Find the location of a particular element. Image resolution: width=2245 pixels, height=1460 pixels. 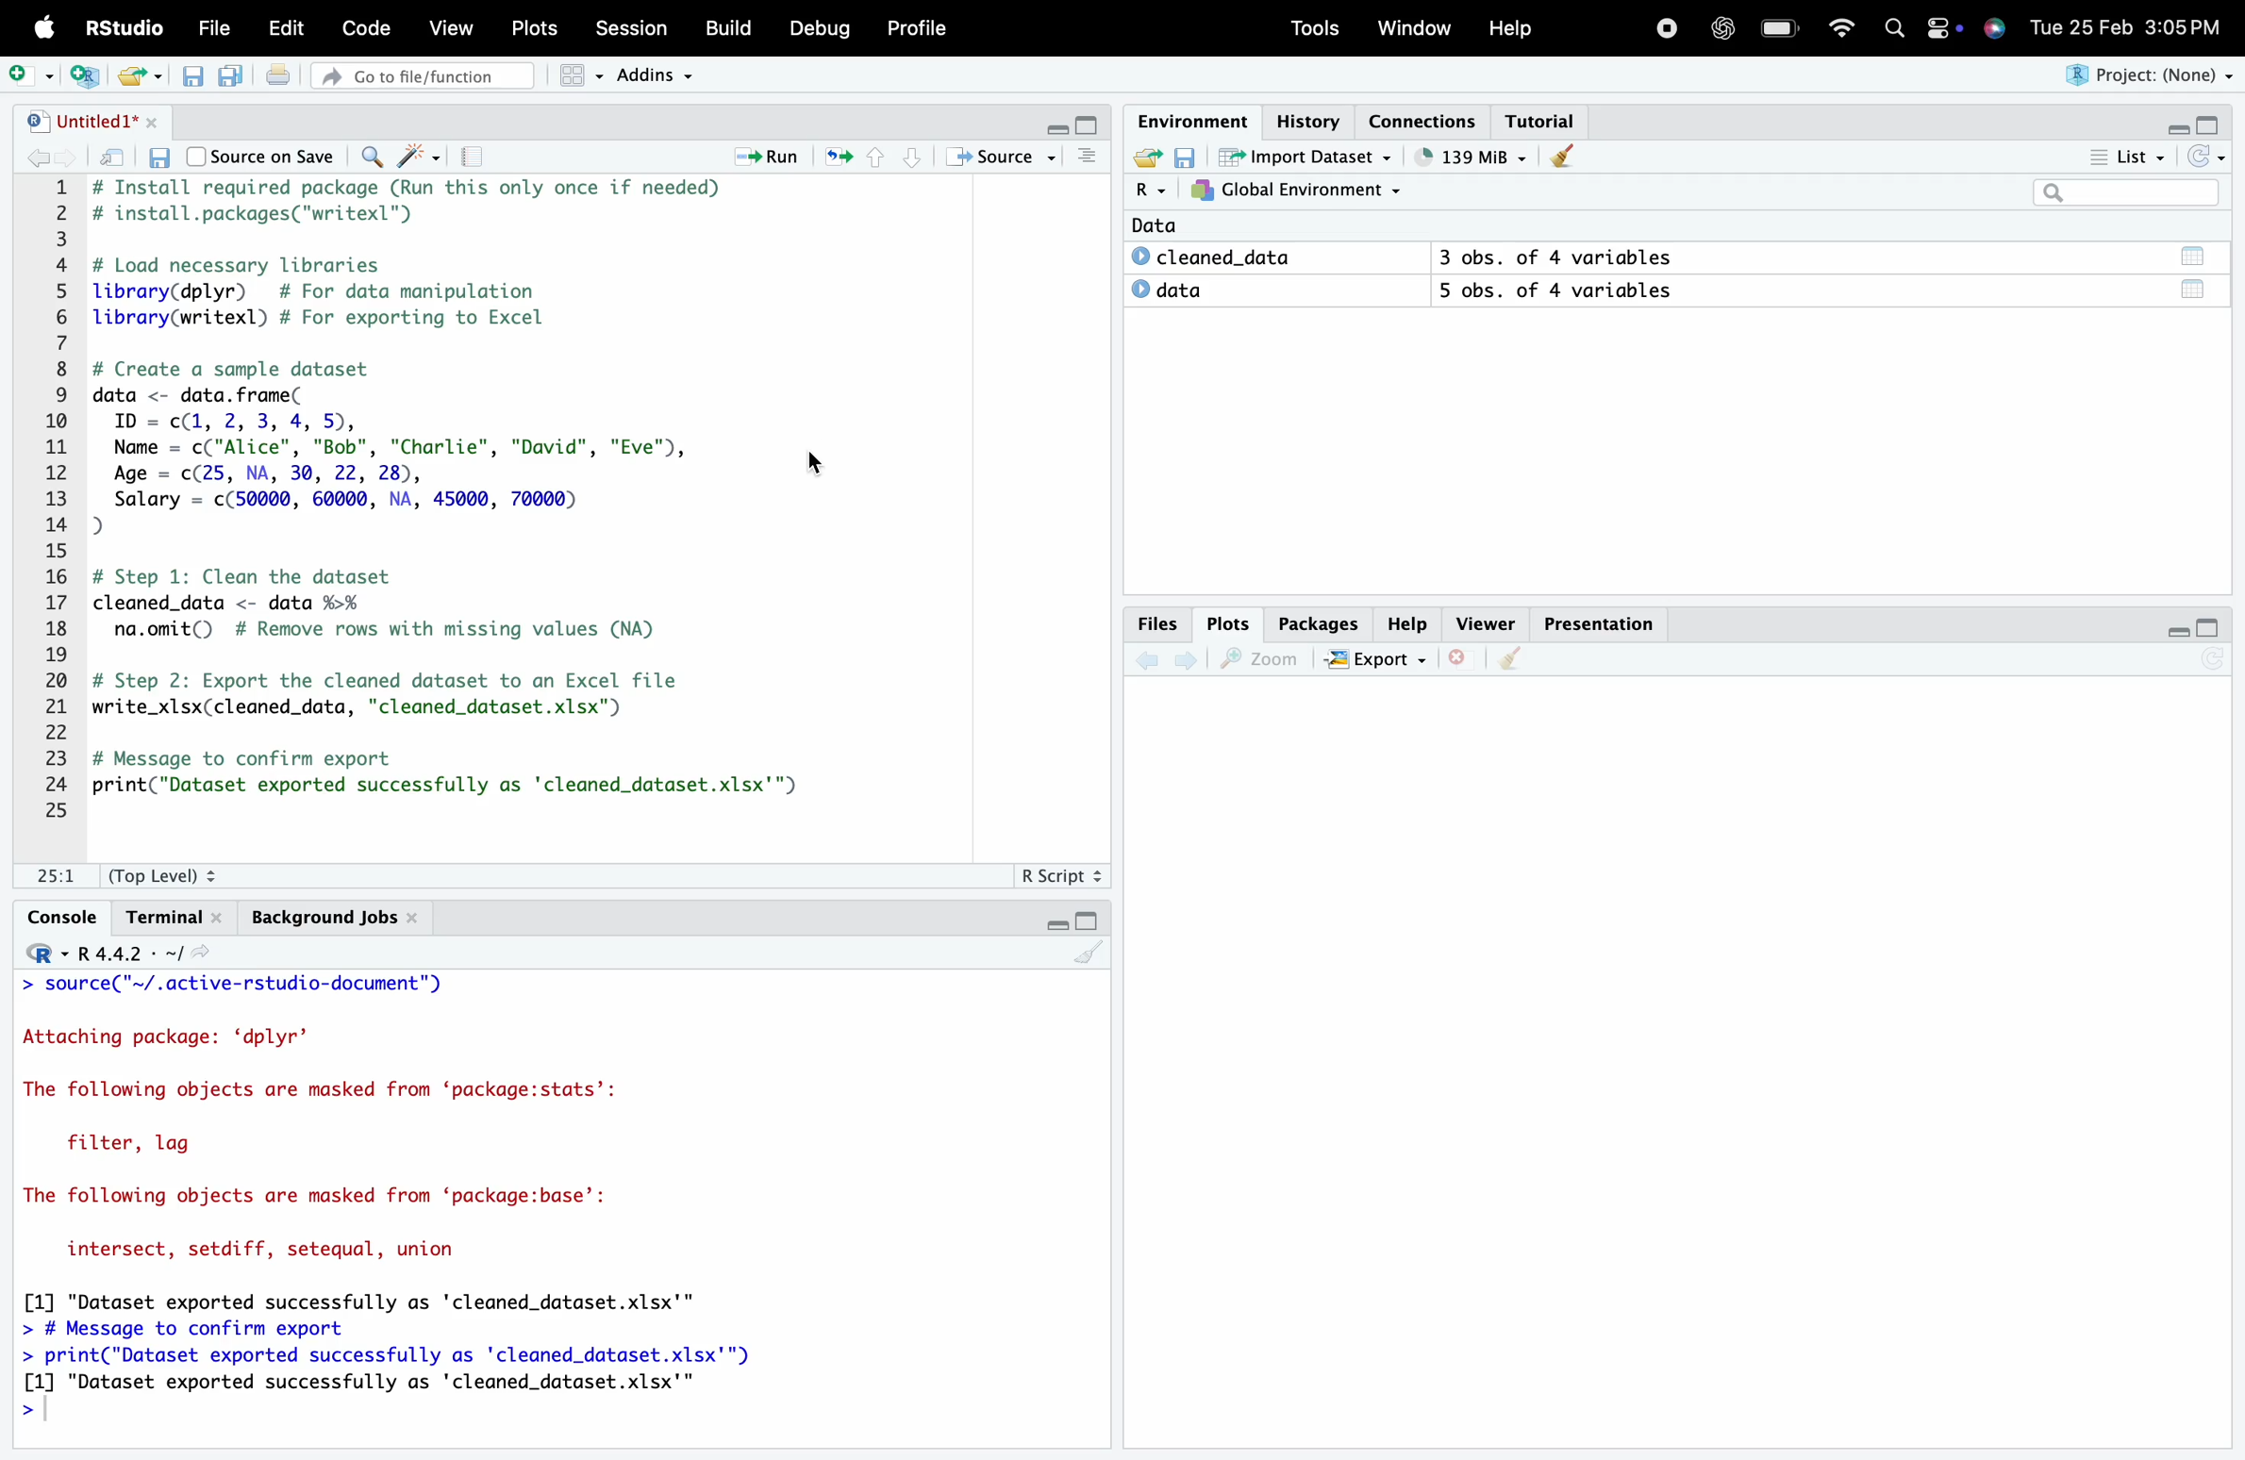

Data
© cleaned_data 3 obs. of 4 variables
© data 5 obs. of 4 variables is located at coordinates (1421, 263).